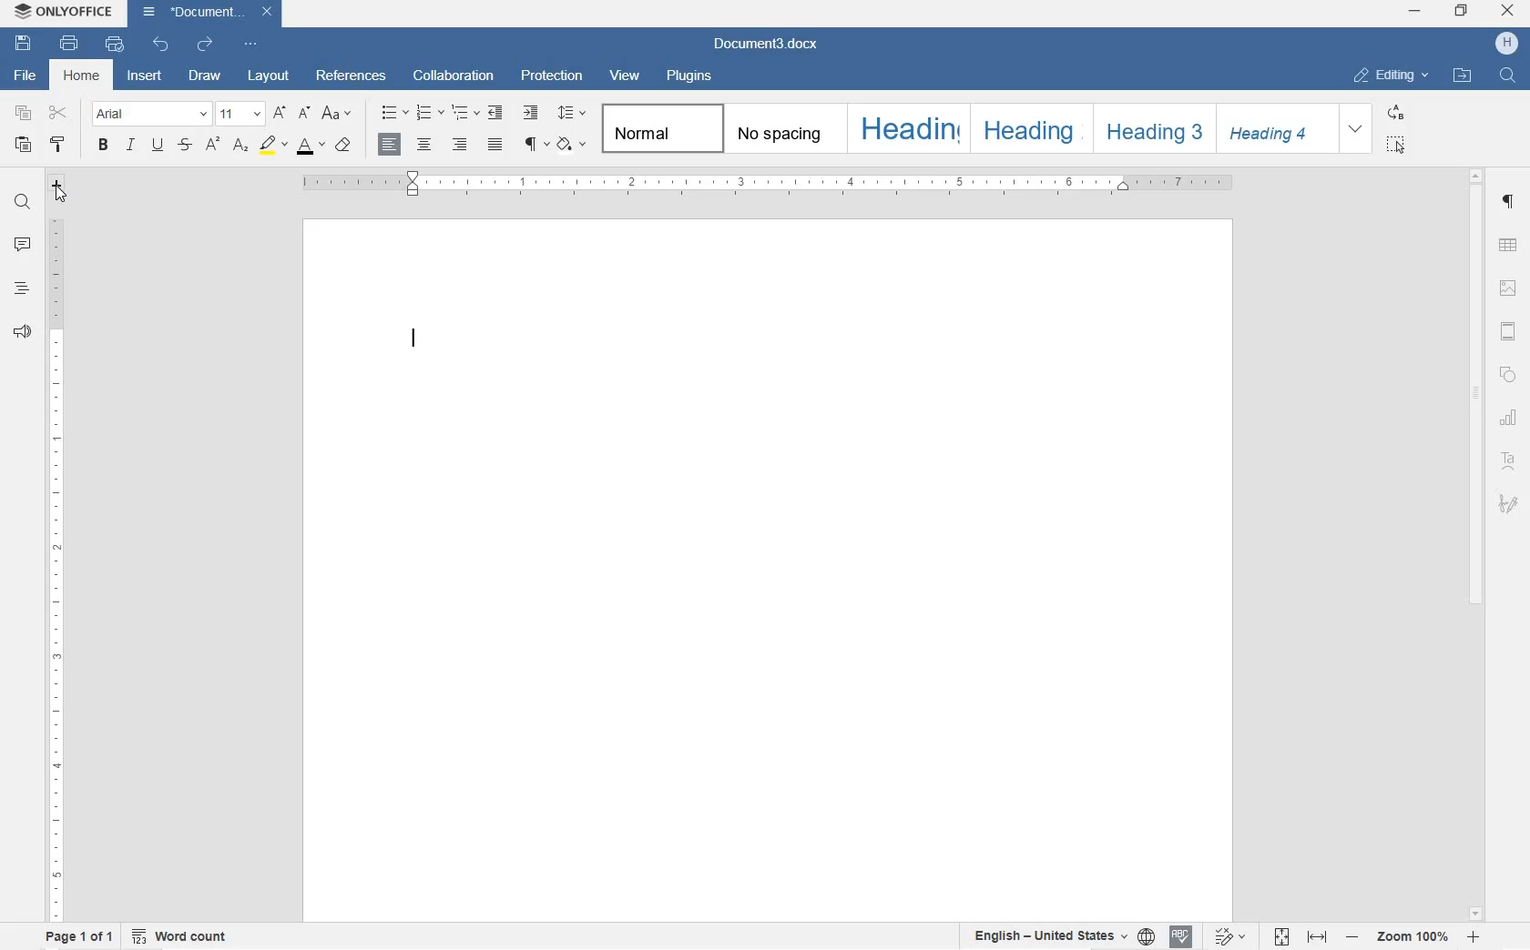 The image size is (1530, 950). Describe the element at coordinates (352, 79) in the screenshot. I see `REFERENCES` at that location.